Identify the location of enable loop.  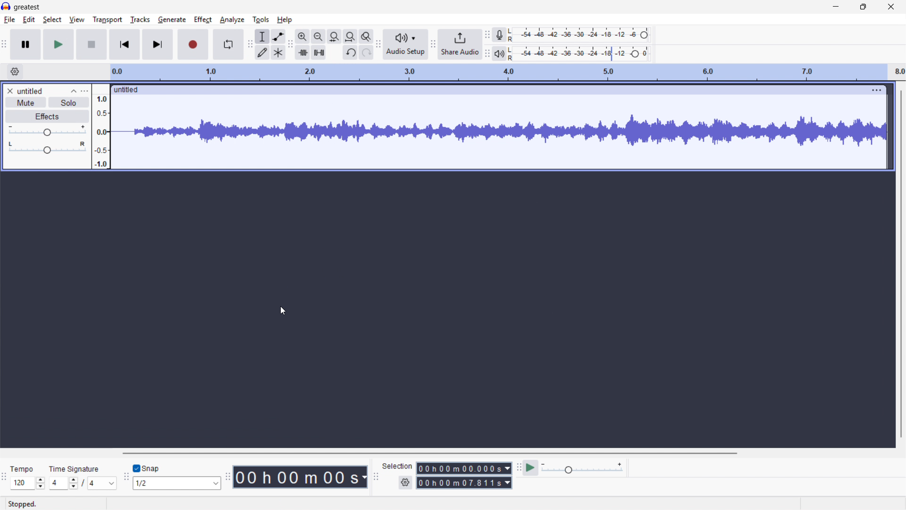
(228, 45).